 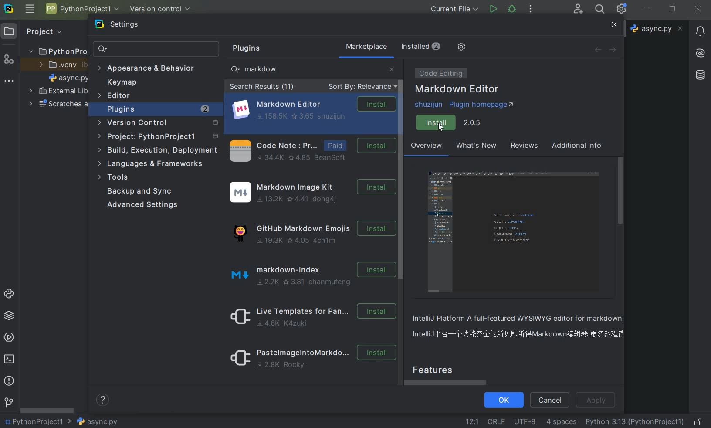 What do you see at coordinates (530, 10) in the screenshot?
I see `more actions` at bounding box center [530, 10].